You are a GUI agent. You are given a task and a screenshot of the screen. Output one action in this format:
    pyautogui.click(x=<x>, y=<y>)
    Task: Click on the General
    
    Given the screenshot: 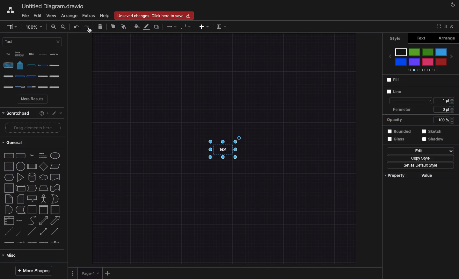 What is the action you would take?
    pyautogui.click(x=15, y=143)
    